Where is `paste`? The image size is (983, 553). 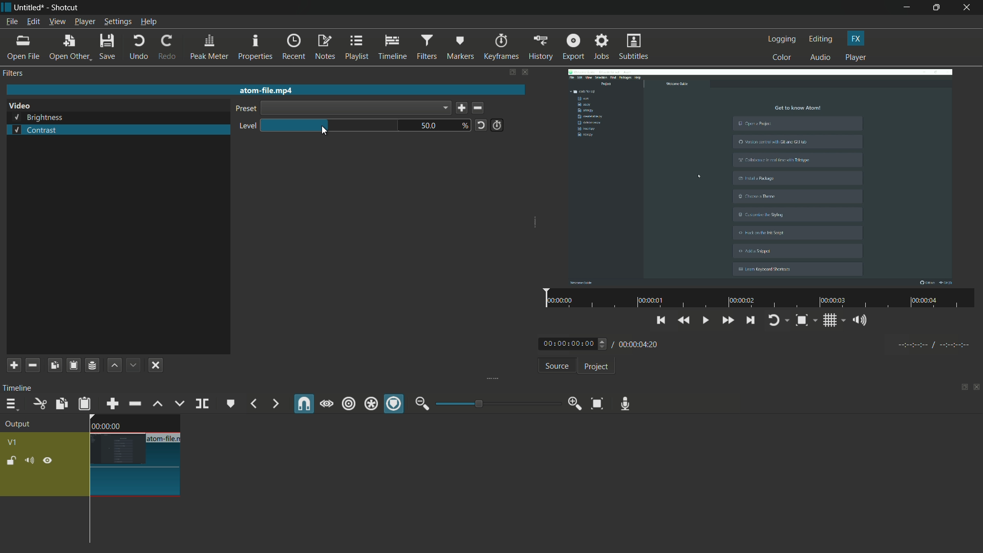
paste is located at coordinates (84, 403).